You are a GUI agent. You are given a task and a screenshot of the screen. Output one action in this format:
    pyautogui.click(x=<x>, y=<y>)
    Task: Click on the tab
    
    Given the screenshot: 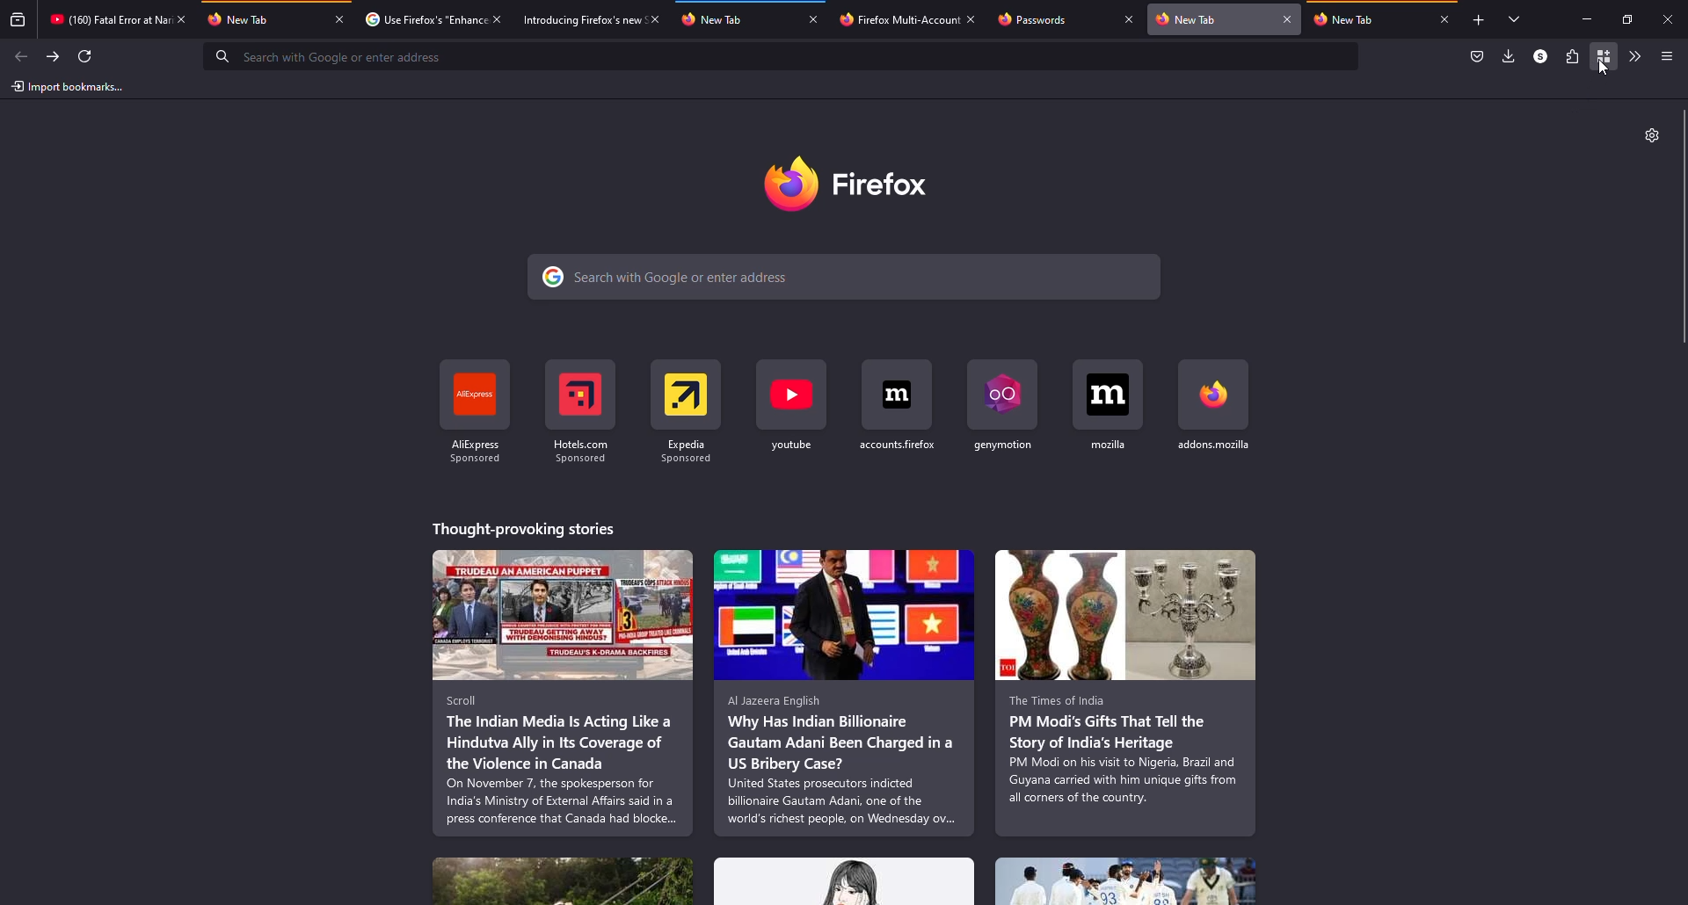 What is the action you would take?
    pyautogui.click(x=1211, y=19)
    